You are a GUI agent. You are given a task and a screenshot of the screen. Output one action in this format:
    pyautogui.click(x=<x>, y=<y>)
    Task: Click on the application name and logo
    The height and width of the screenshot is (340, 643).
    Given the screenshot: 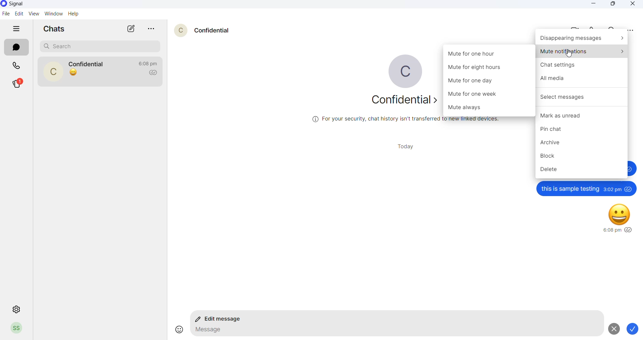 What is the action you would take?
    pyautogui.click(x=21, y=4)
    